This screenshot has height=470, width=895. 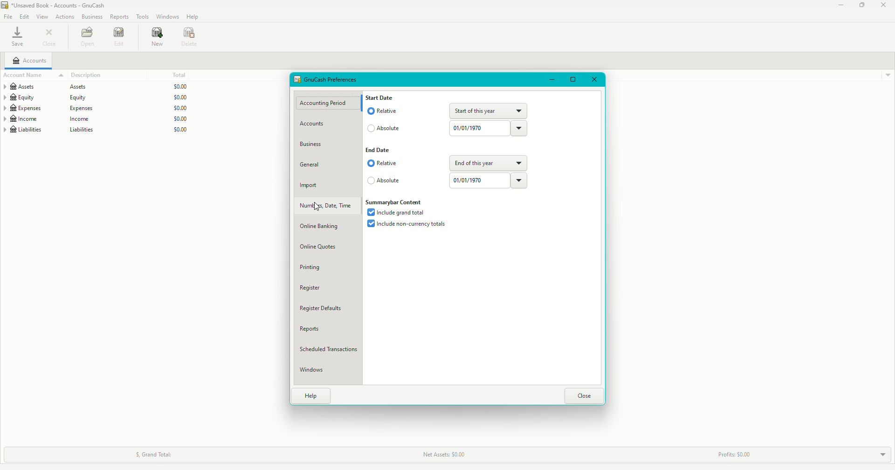 I want to click on Close, so click(x=585, y=394).